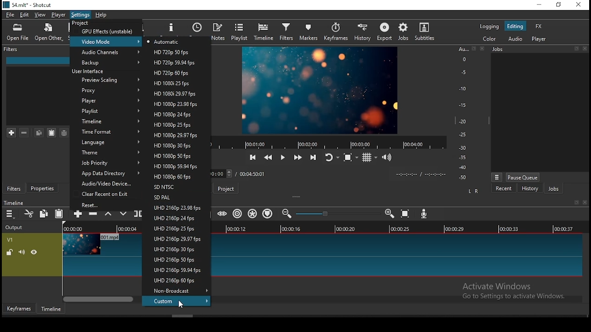  I want to click on overwrite, so click(124, 215).